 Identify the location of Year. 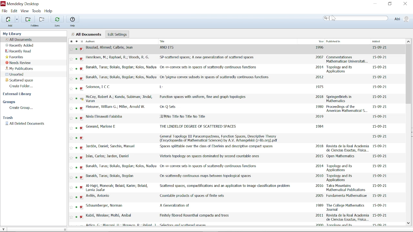
(321, 41).